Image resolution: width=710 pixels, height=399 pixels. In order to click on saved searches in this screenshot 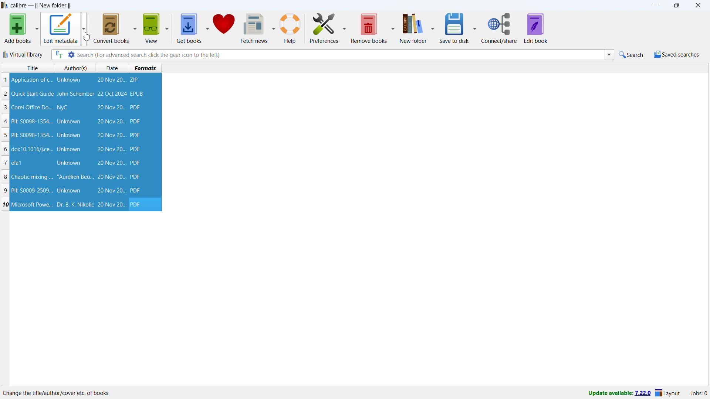, I will do `click(677, 54)`.